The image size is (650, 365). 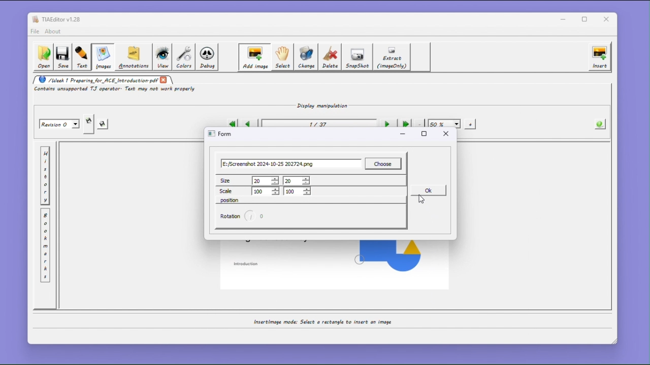 I want to click on file, so click(x=35, y=31).